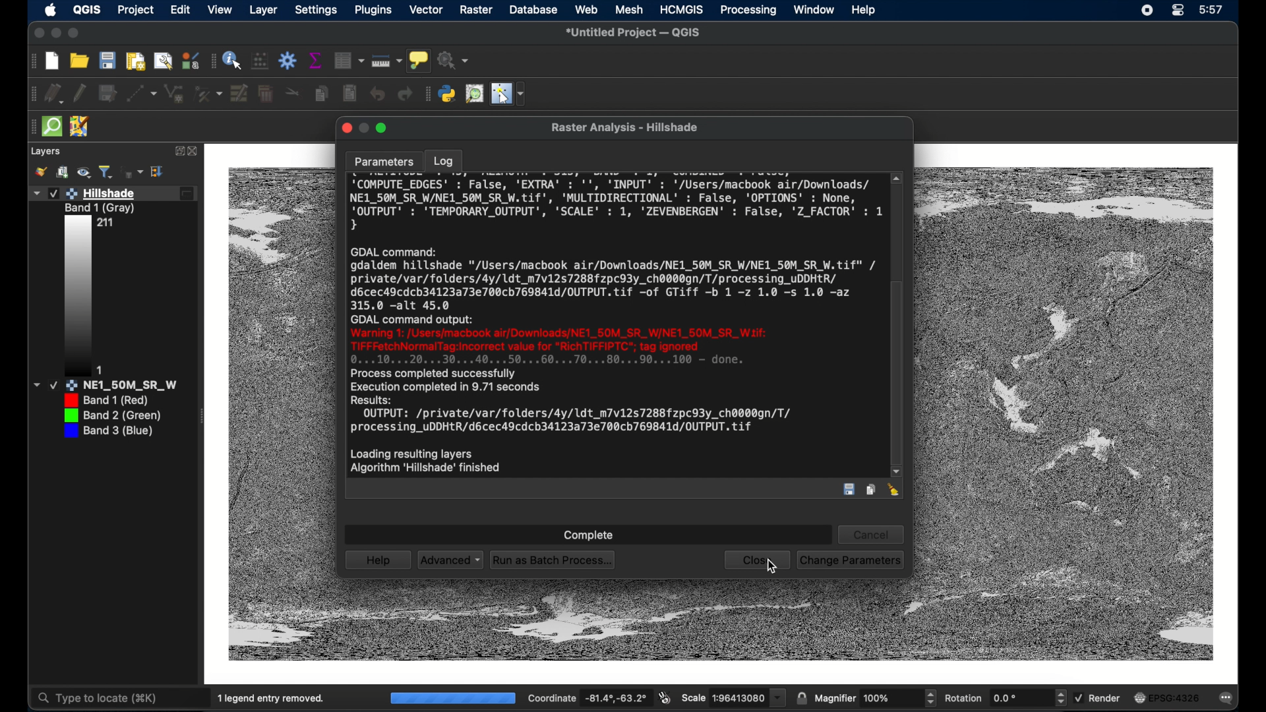  What do you see at coordinates (508, 95) in the screenshot?
I see `switches mouse to configurable pointer` at bounding box center [508, 95].